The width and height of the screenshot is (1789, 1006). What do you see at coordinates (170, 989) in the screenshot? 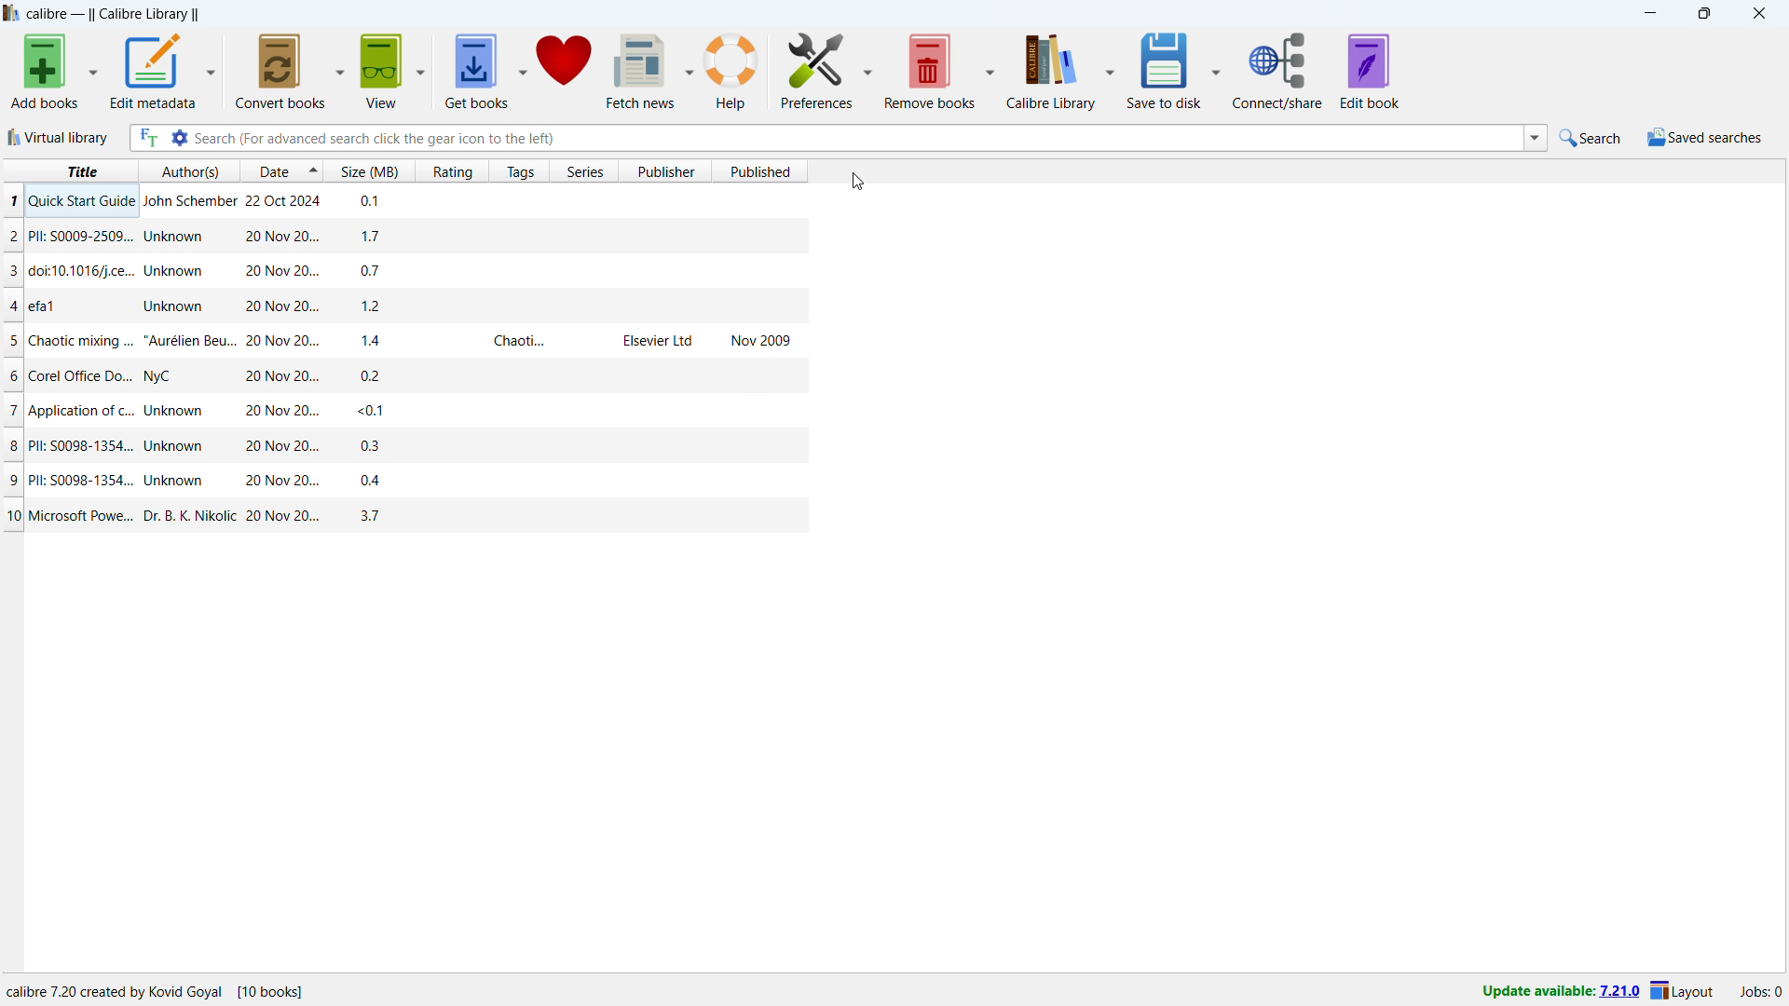
I see `calibre 7.20 created by Kovid goyal (10 books)` at bounding box center [170, 989].